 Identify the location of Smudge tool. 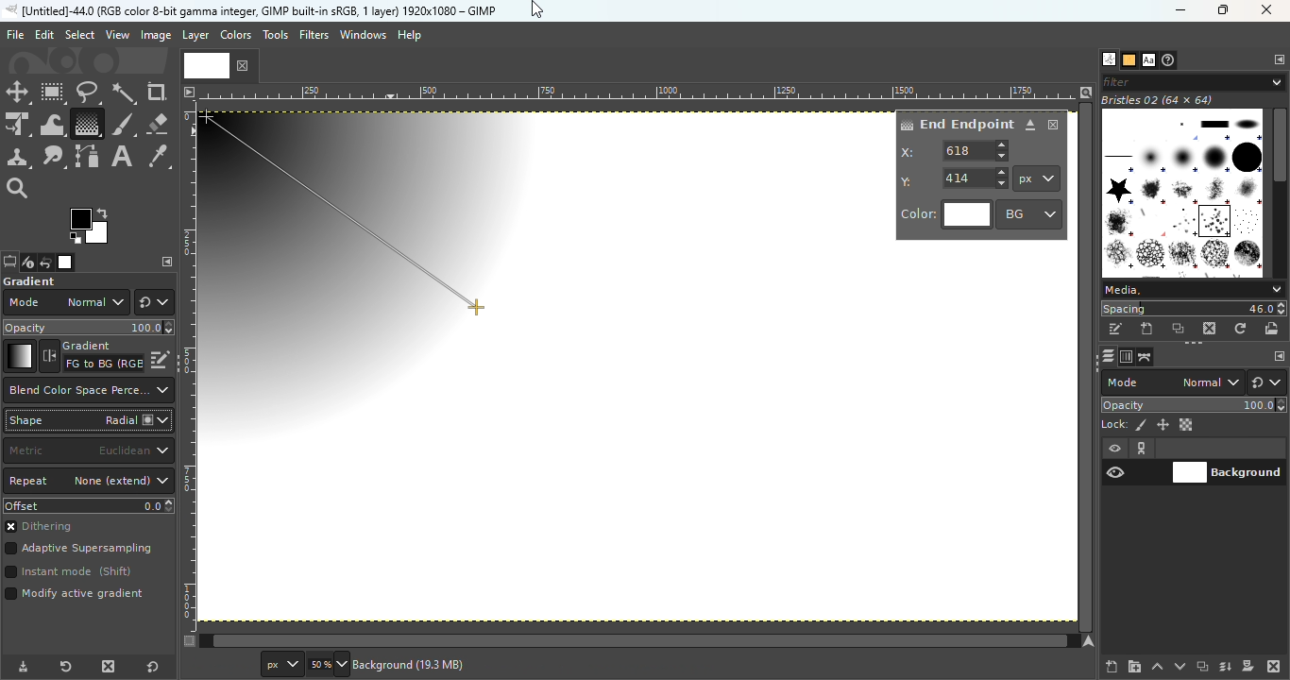
(54, 157).